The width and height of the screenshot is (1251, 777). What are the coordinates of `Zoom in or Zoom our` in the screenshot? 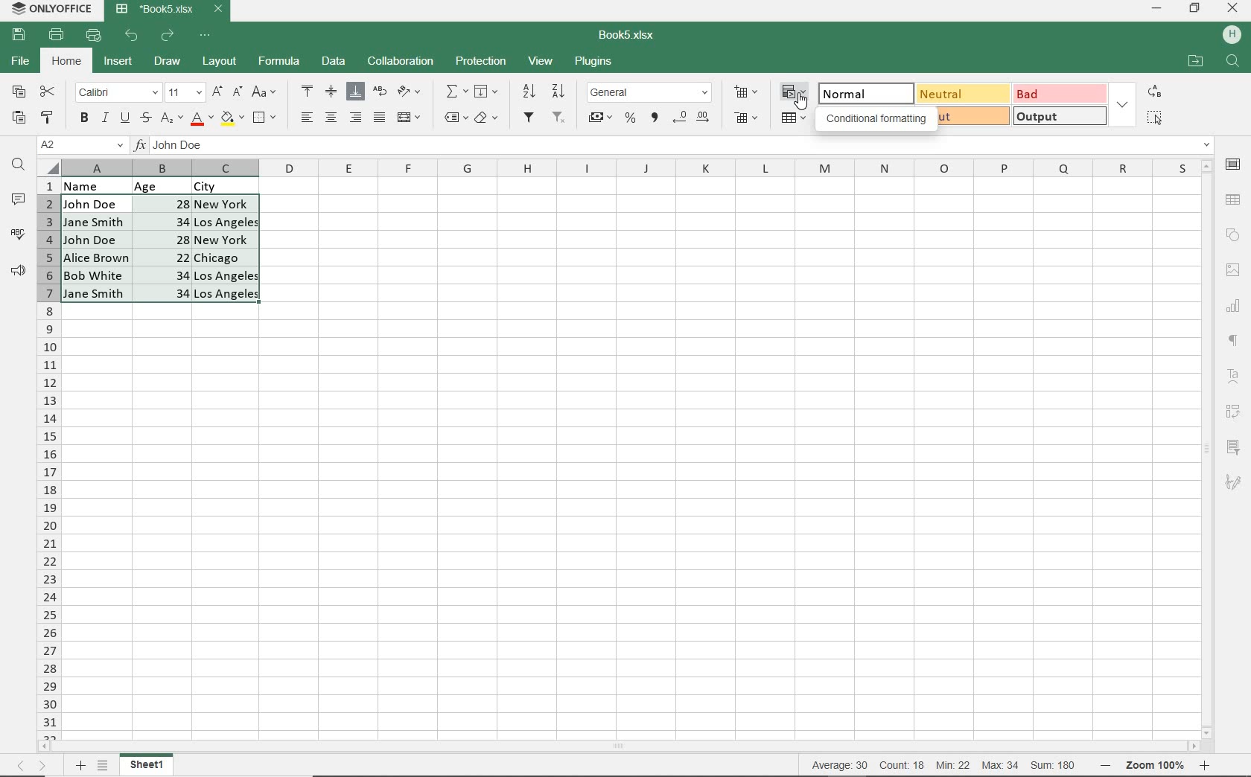 It's located at (1159, 765).